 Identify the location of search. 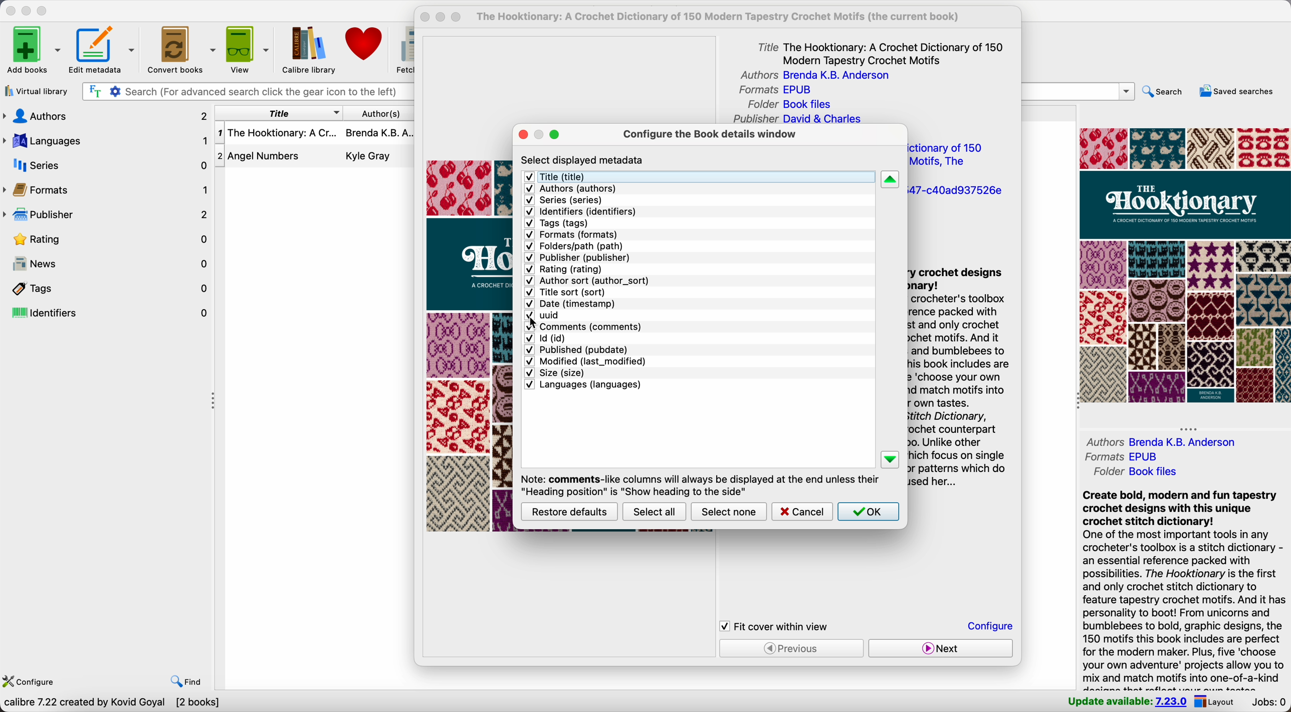
(1164, 94).